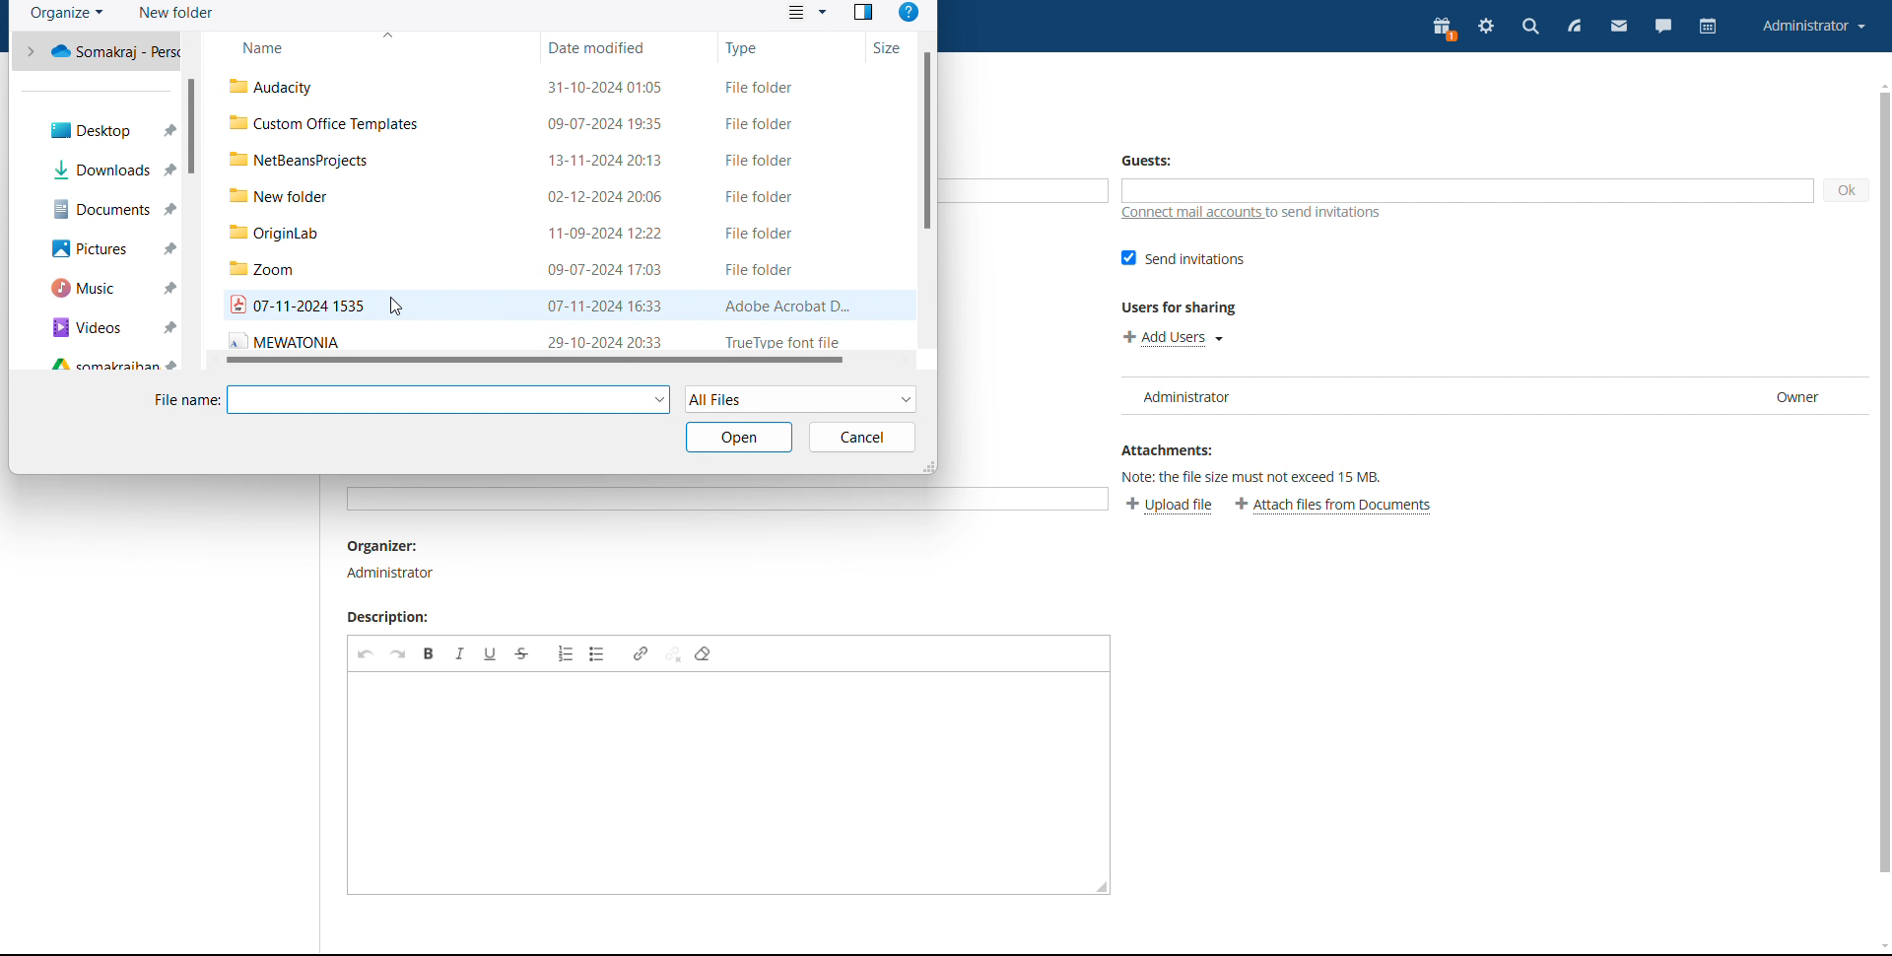 The image size is (1892, 956). I want to click on redo, so click(398, 653).